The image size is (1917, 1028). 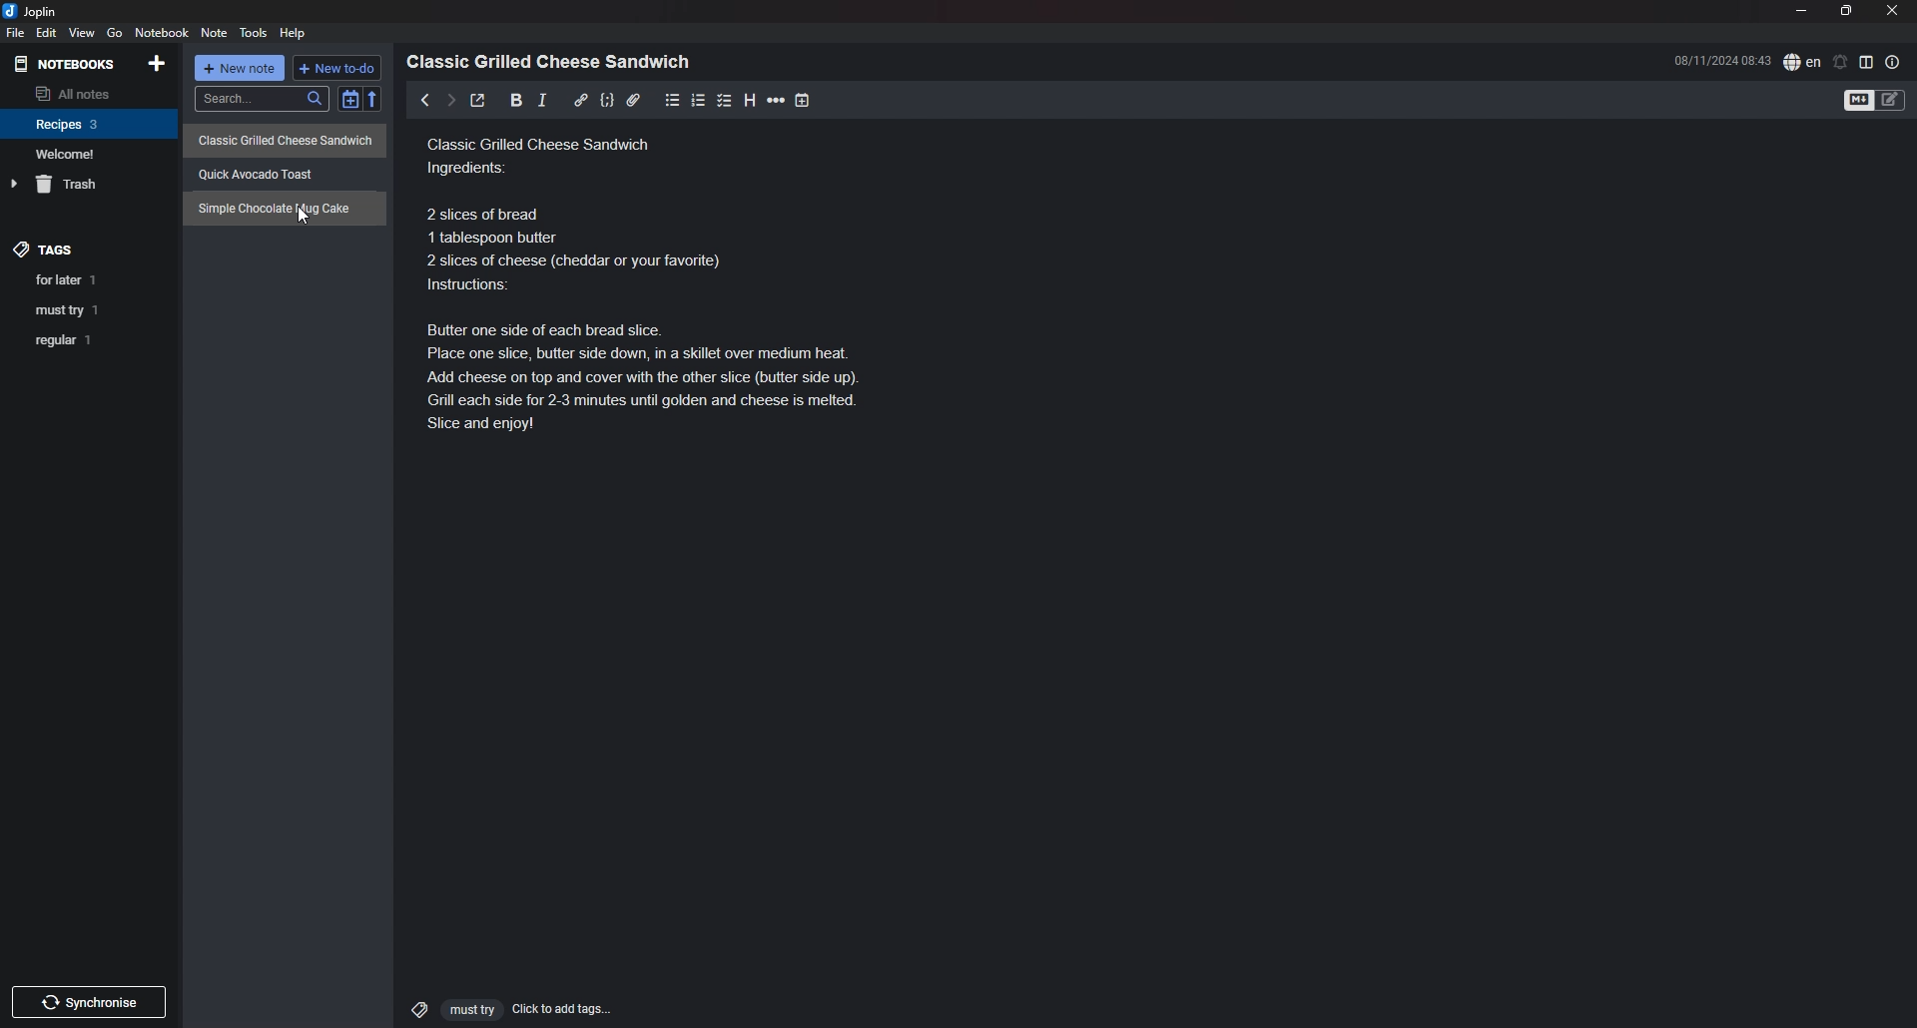 What do you see at coordinates (805, 100) in the screenshot?
I see `add time` at bounding box center [805, 100].